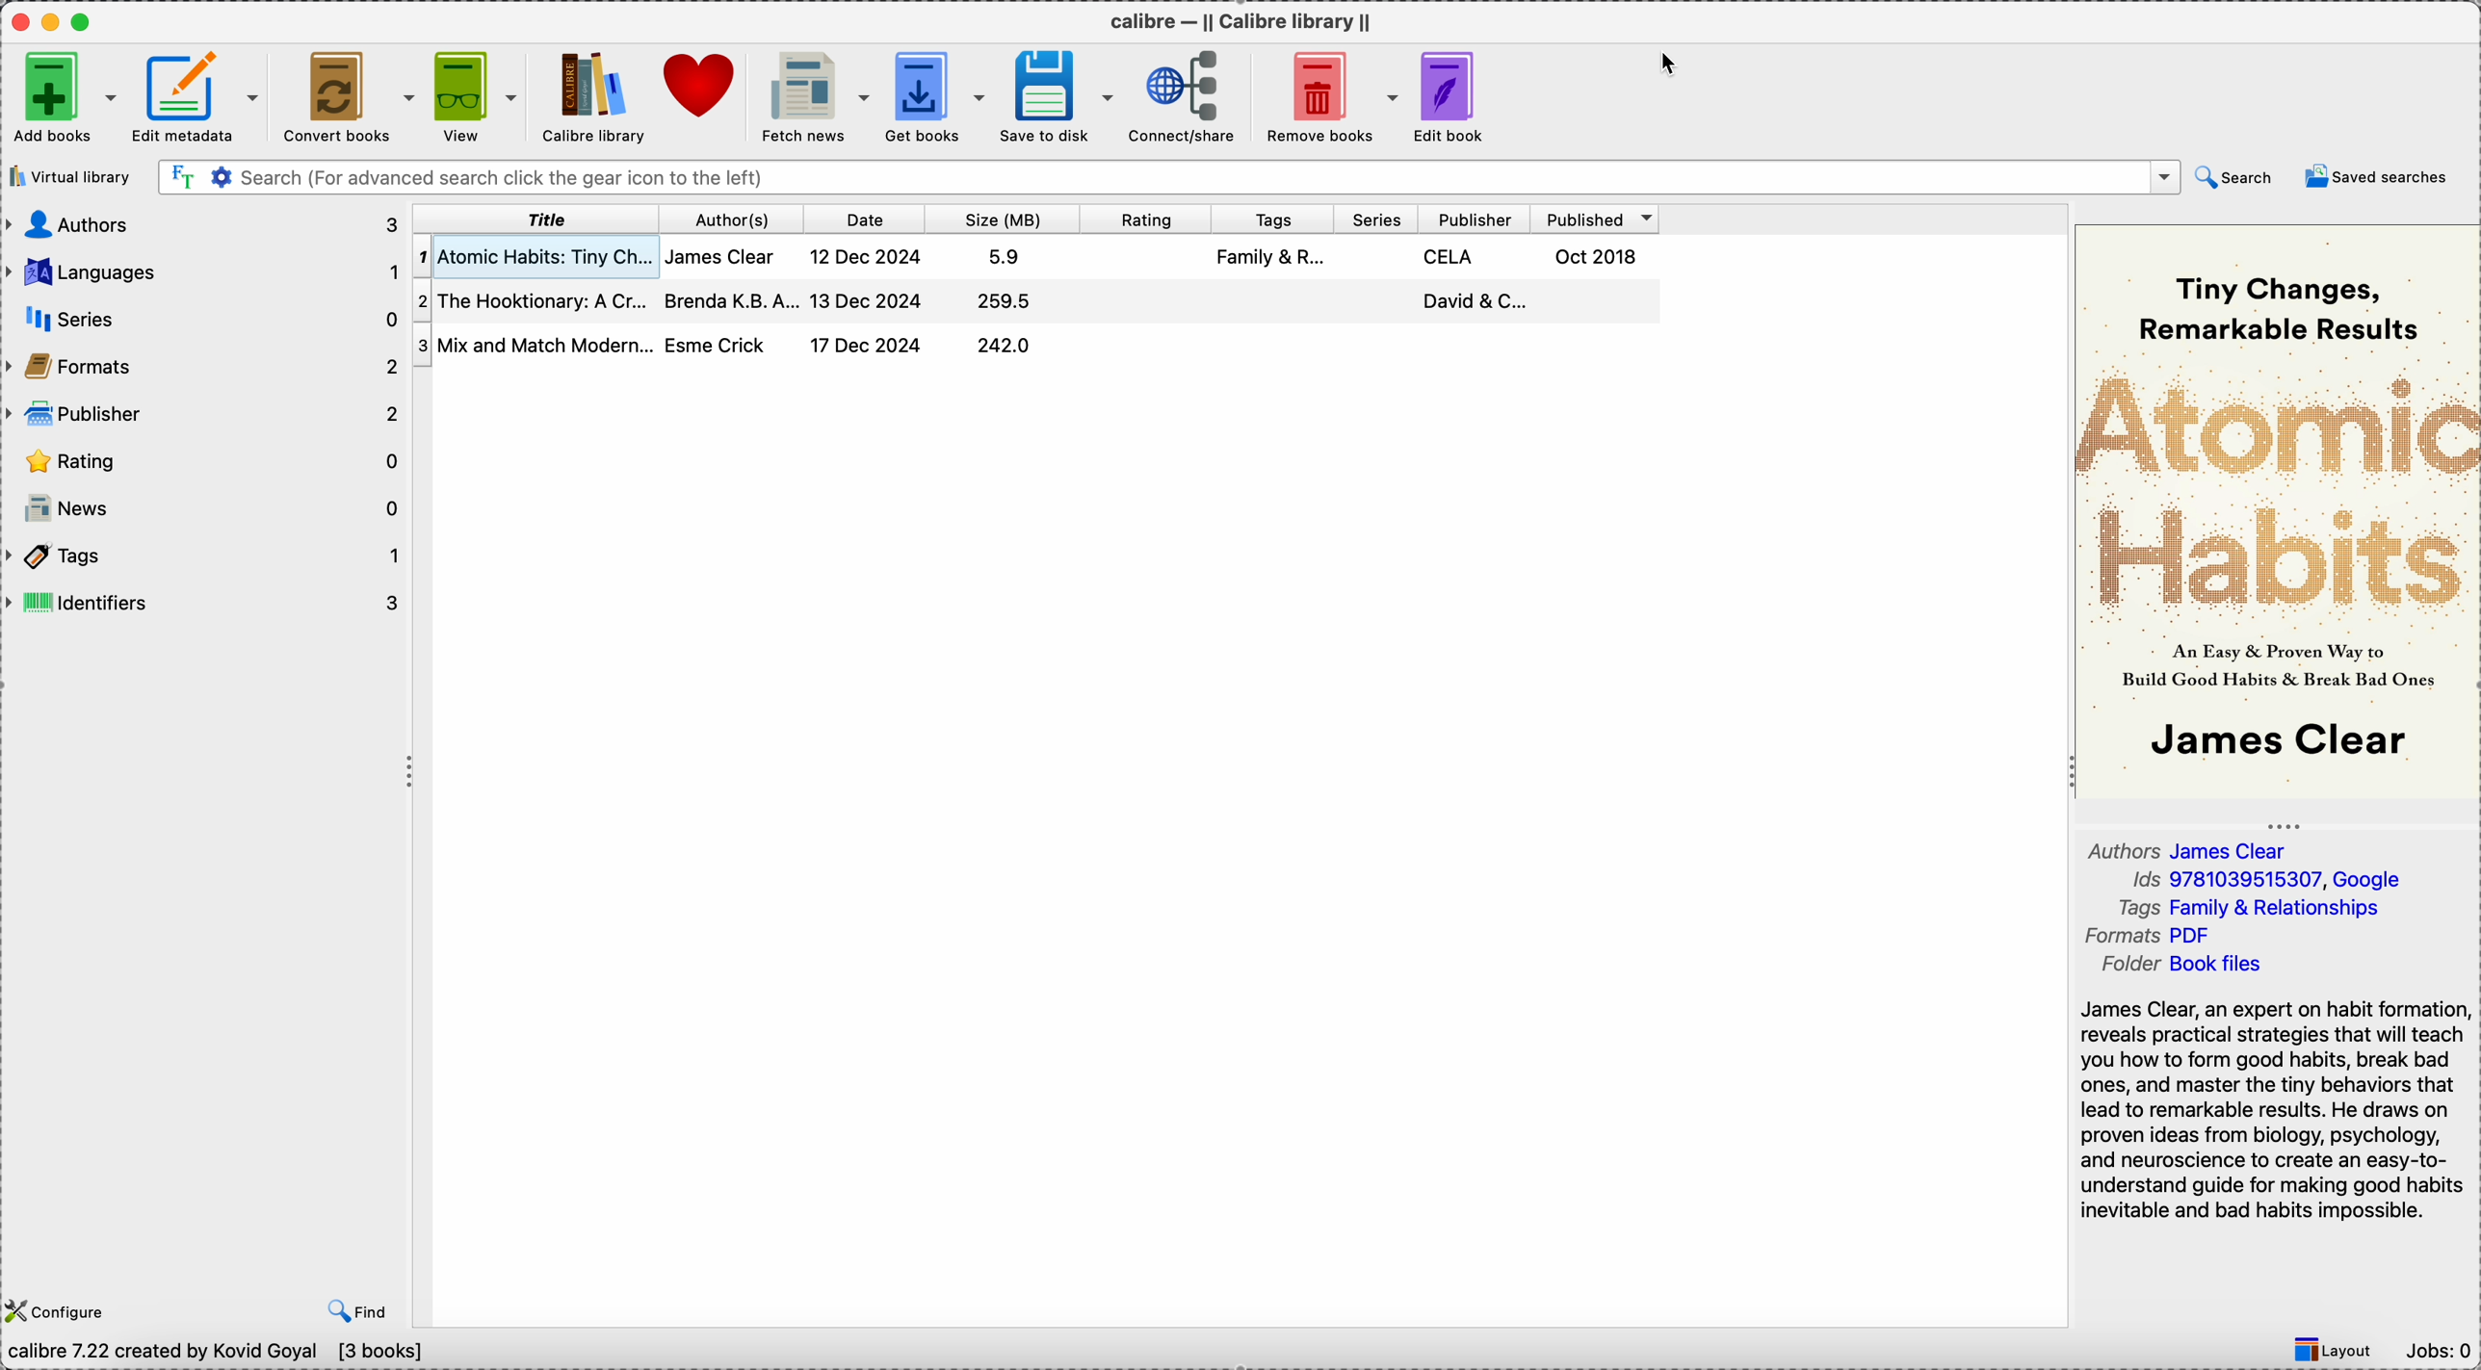 Image resolution: width=2481 pixels, height=1370 pixels. What do you see at coordinates (1007, 218) in the screenshot?
I see `size` at bounding box center [1007, 218].